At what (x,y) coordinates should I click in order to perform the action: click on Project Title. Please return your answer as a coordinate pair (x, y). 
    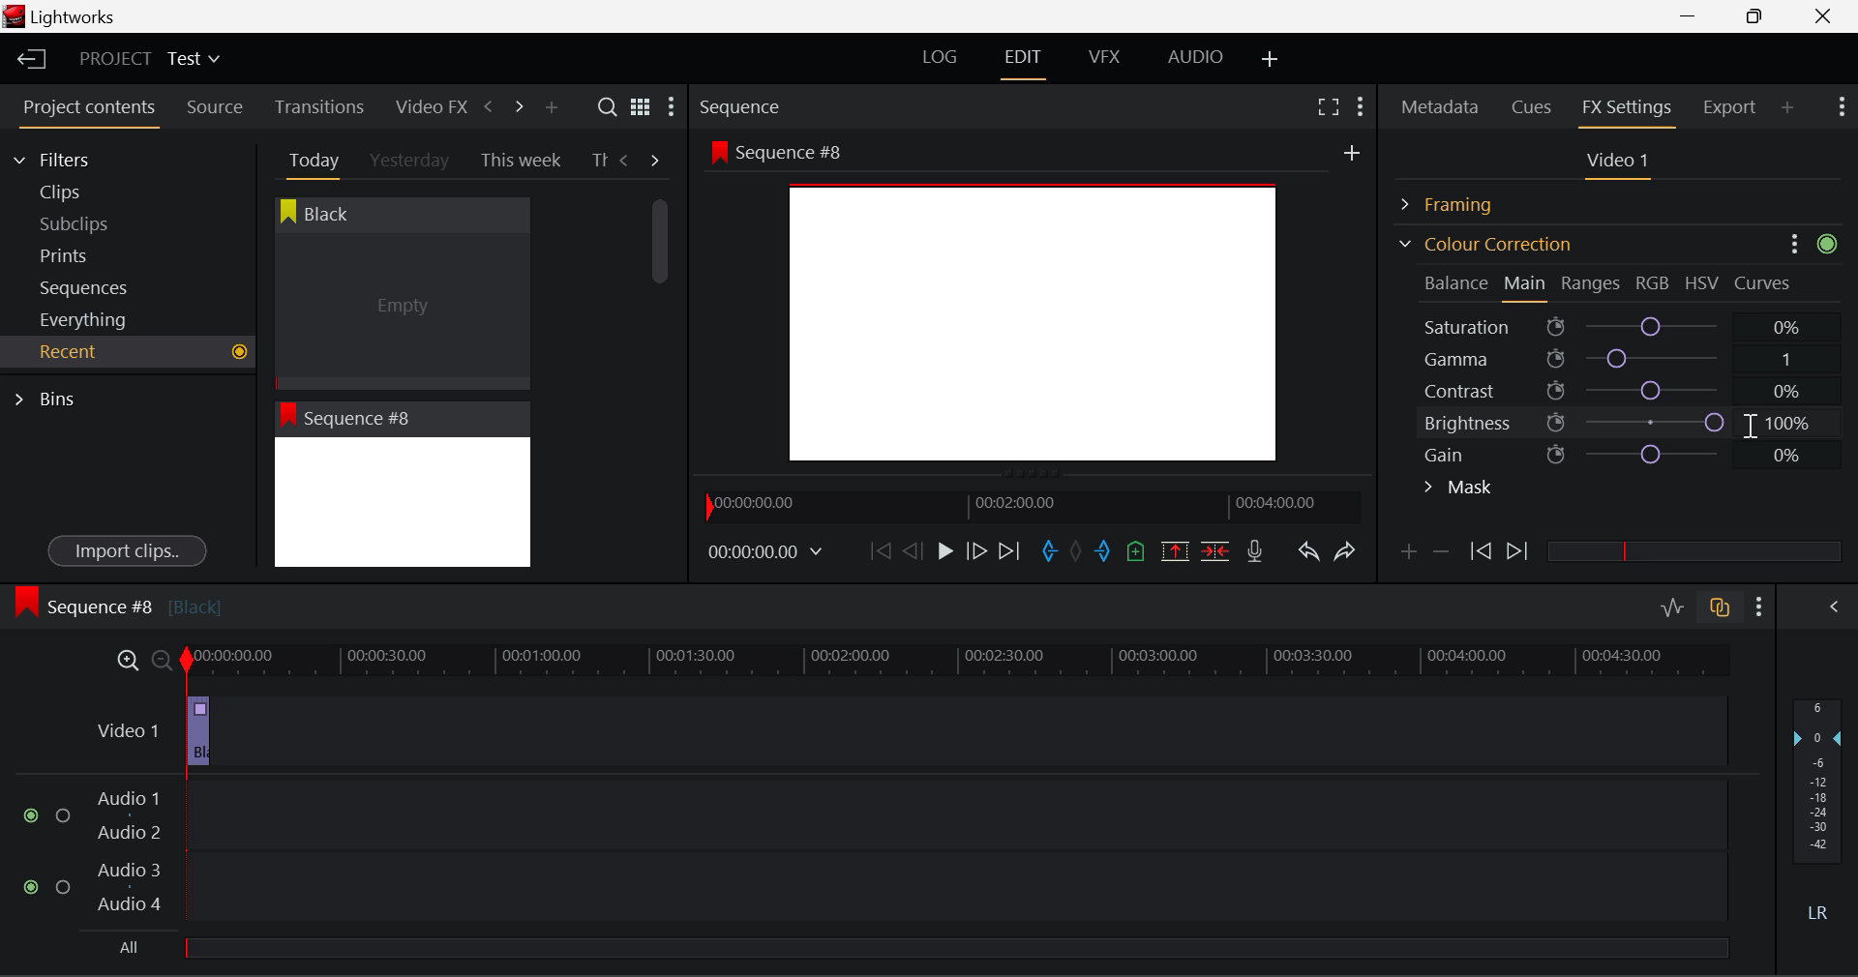
    Looking at the image, I should click on (150, 60).